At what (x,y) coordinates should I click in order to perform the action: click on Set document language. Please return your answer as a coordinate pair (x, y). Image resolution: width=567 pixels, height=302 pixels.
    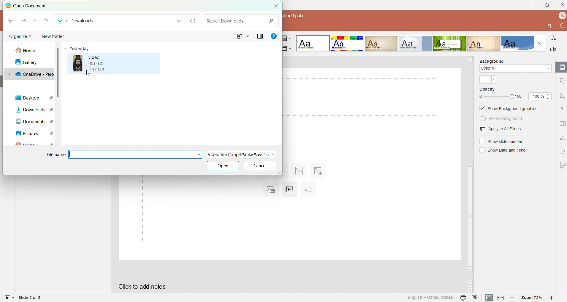
    Looking at the image, I should click on (463, 298).